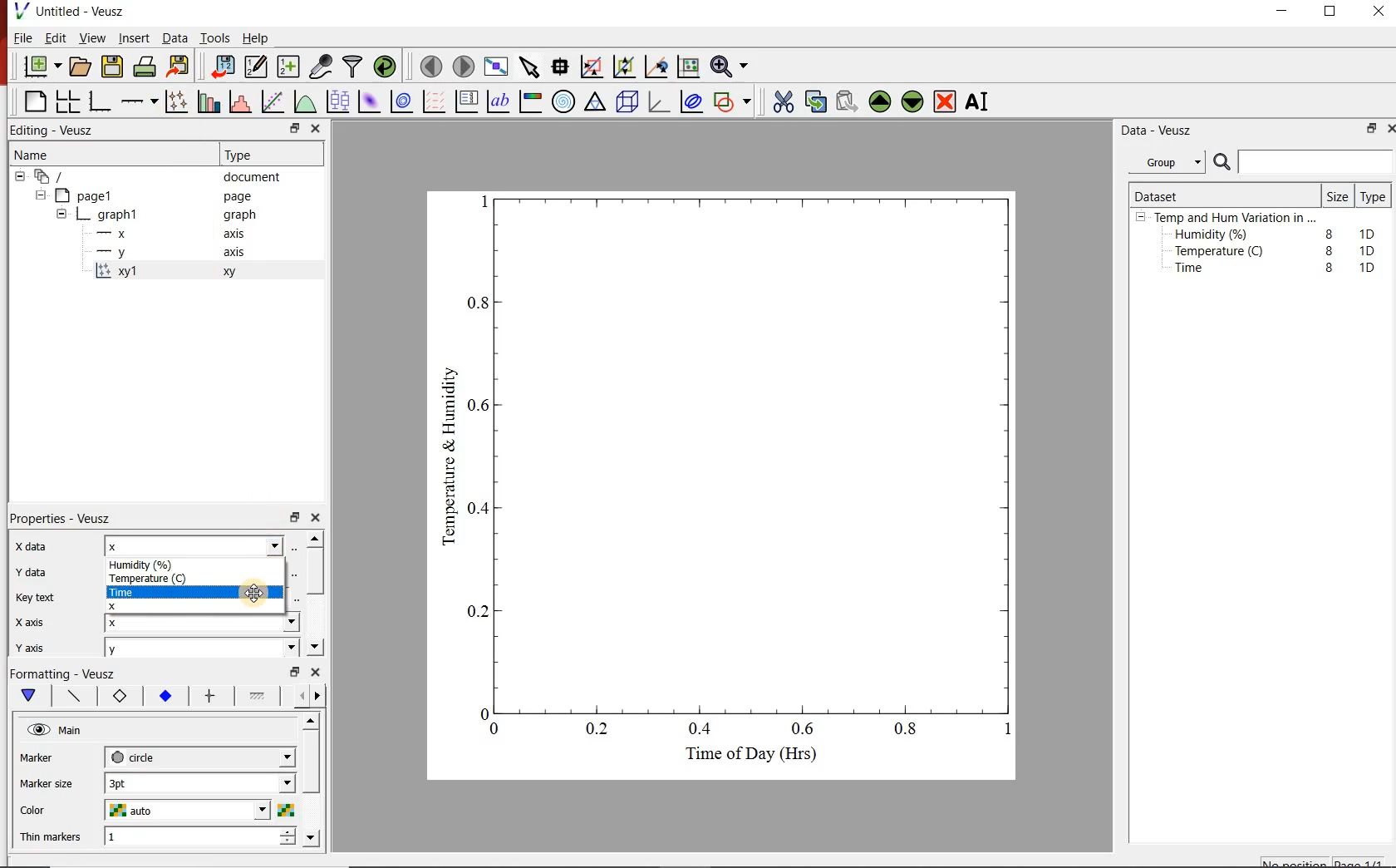  What do you see at coordinates (30, 697) in the screenshot?
I see `main formatting` at bounding box center [30, 697].